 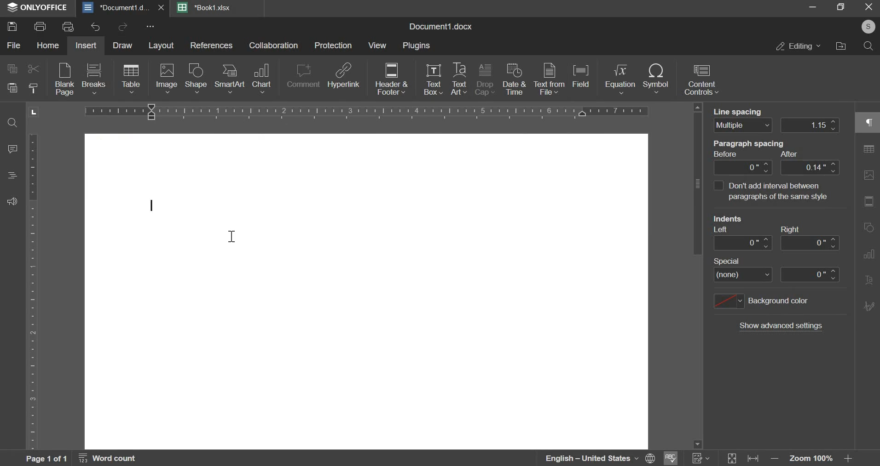 I want to click on insert blank page, so click(x=63, y=80).